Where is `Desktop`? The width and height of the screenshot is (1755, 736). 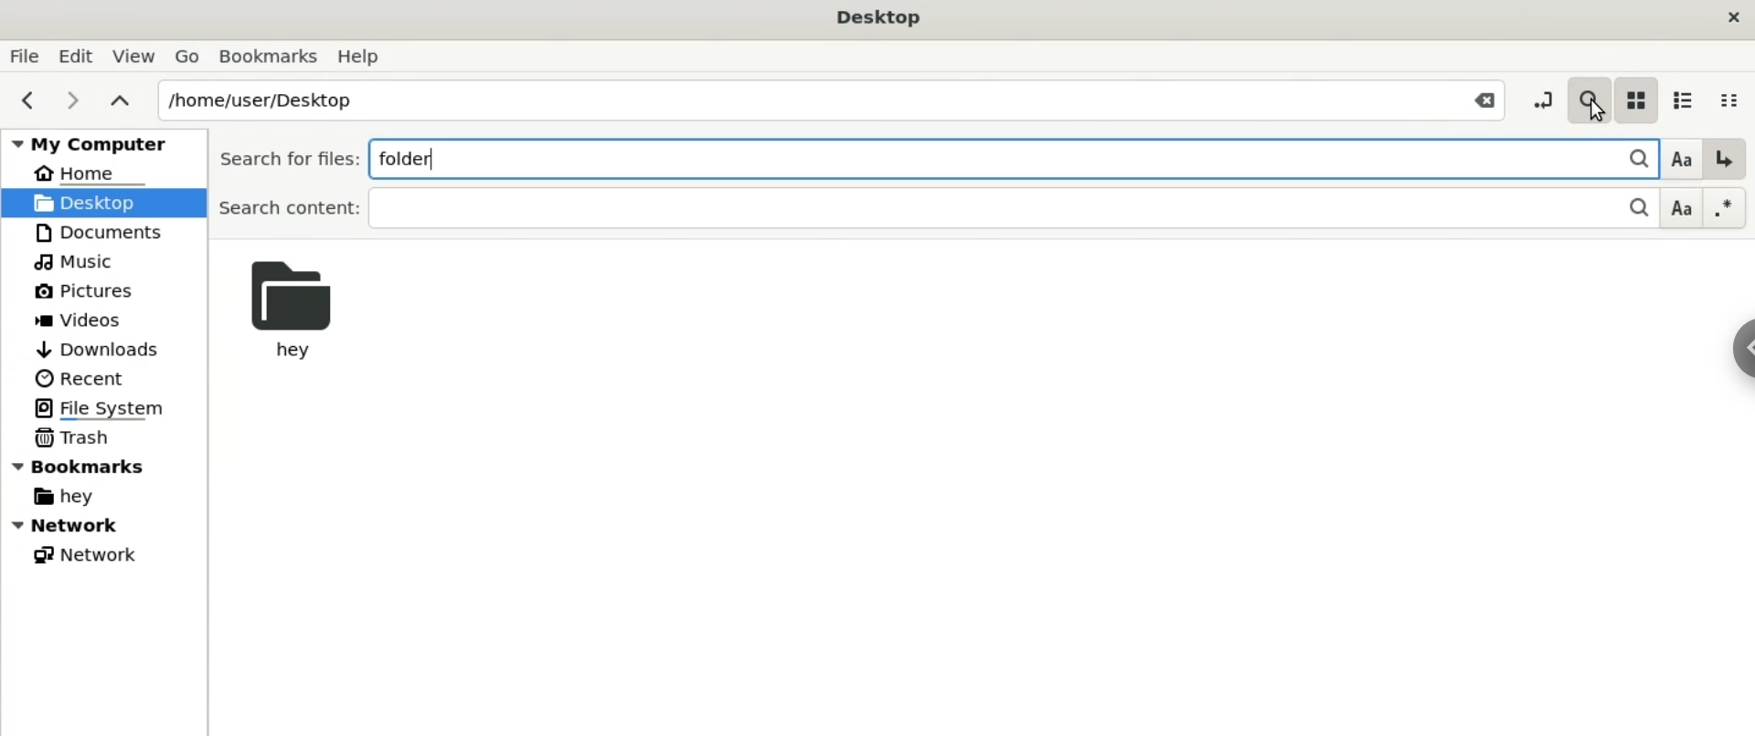 Desktop is located at coordinates (872, 16).